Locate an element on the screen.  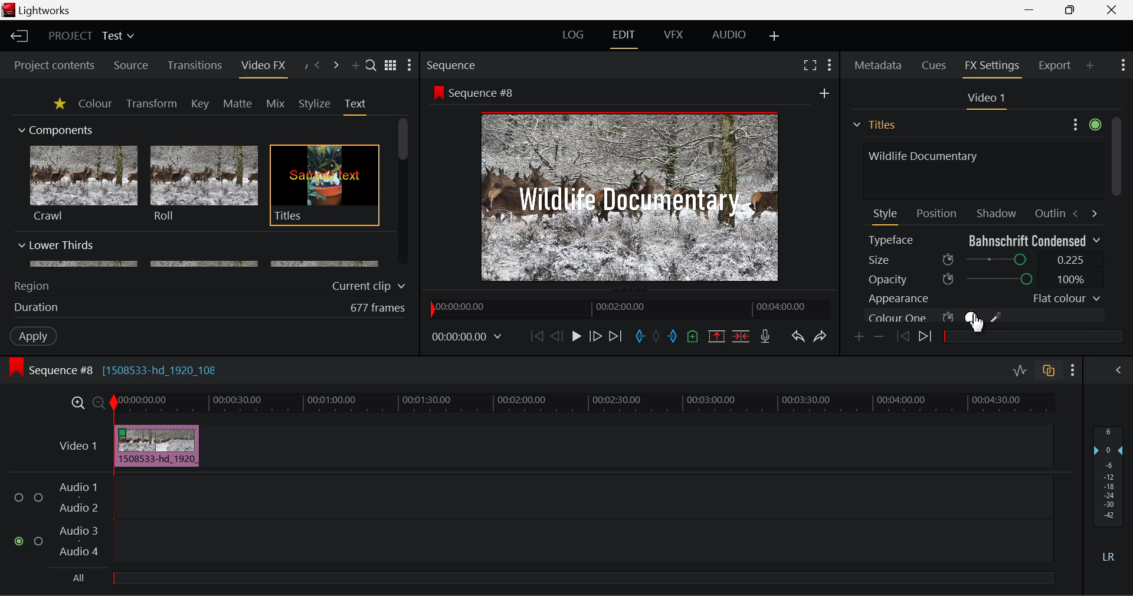
Minimize is located at coordinates (1073, 9).